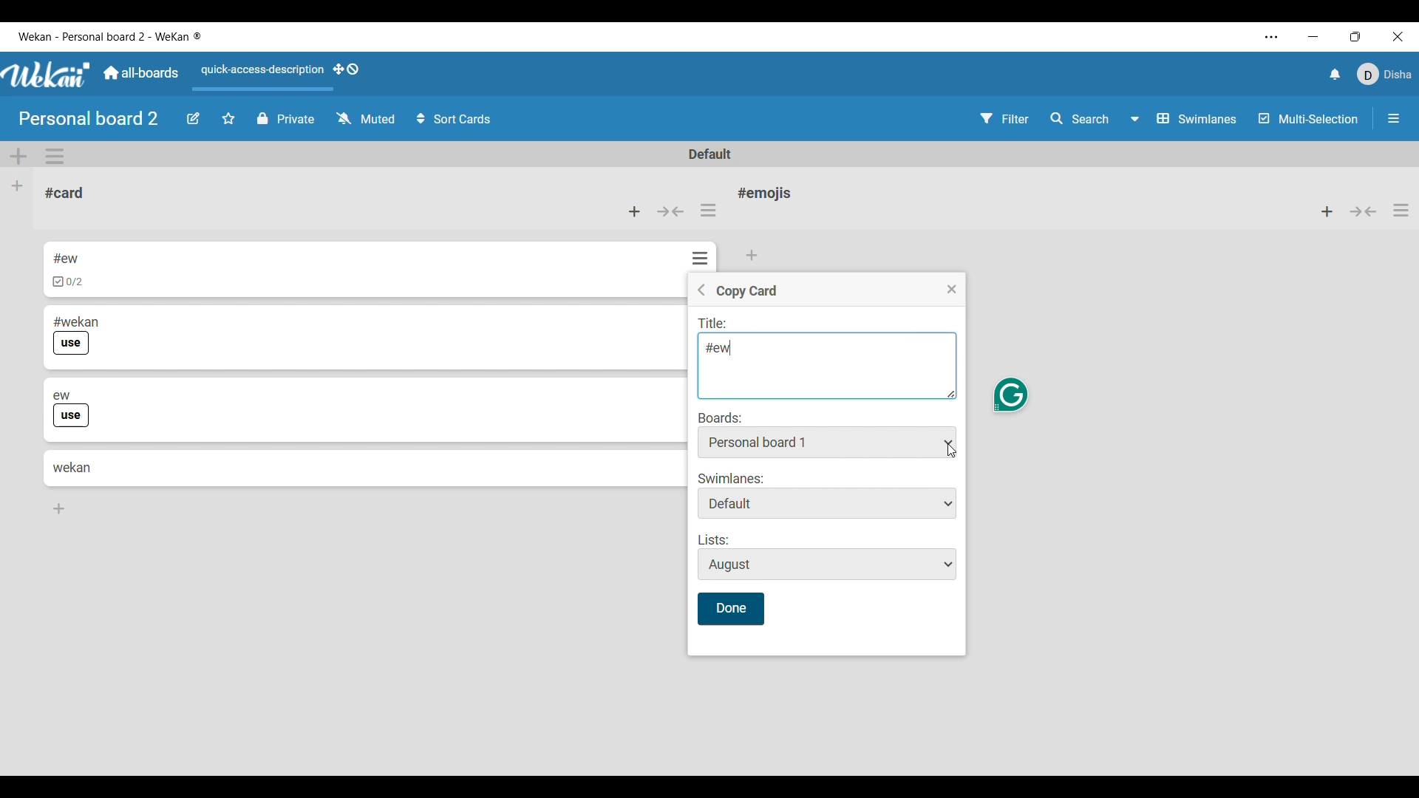  What do you see at coordinates (60, 509) in the screenshot?
I see `Add card to bottom of list` at bounding box center [60, 509].